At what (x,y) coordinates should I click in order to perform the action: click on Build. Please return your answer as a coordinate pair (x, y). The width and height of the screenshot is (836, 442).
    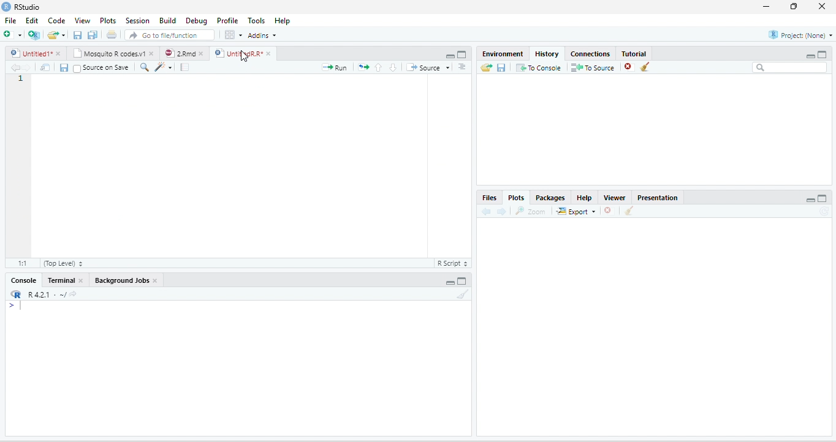
    Looking at the image, I should click on (167, 20).